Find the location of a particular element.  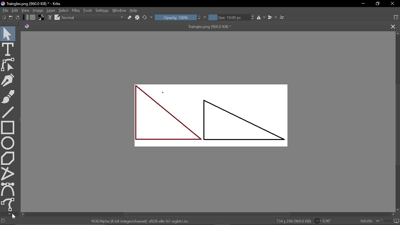

Settings is located at coordinates (102, 10).